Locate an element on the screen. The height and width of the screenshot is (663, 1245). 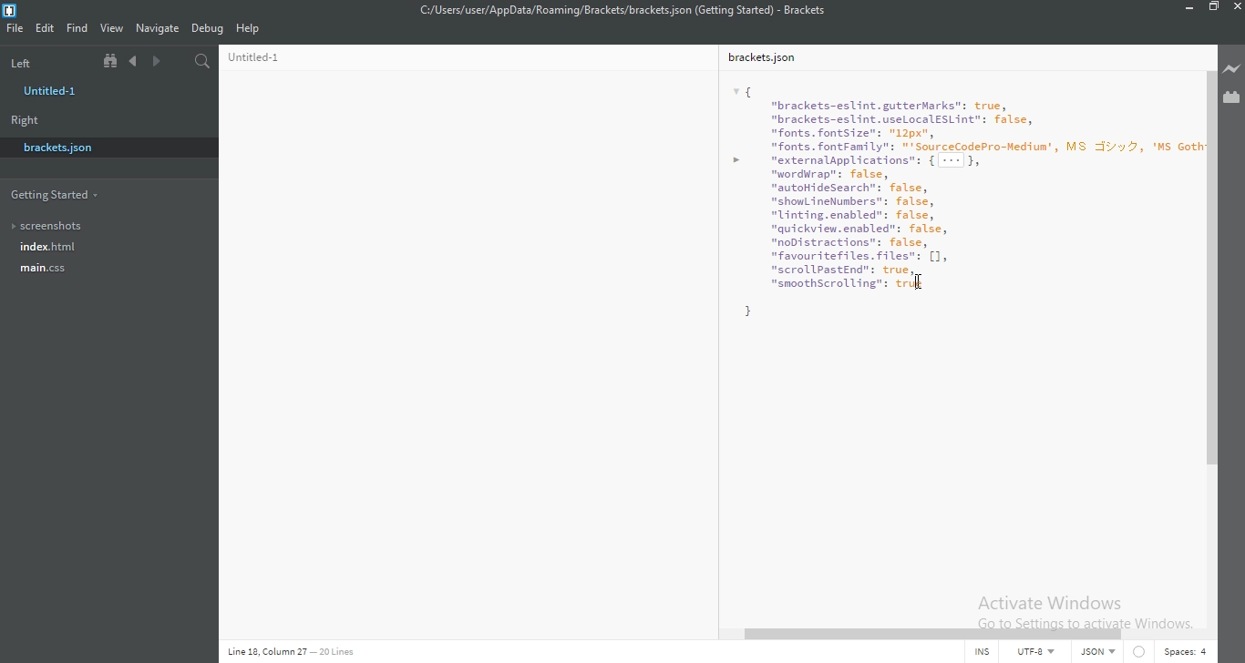
cursor is located at coordinates (925, 280).